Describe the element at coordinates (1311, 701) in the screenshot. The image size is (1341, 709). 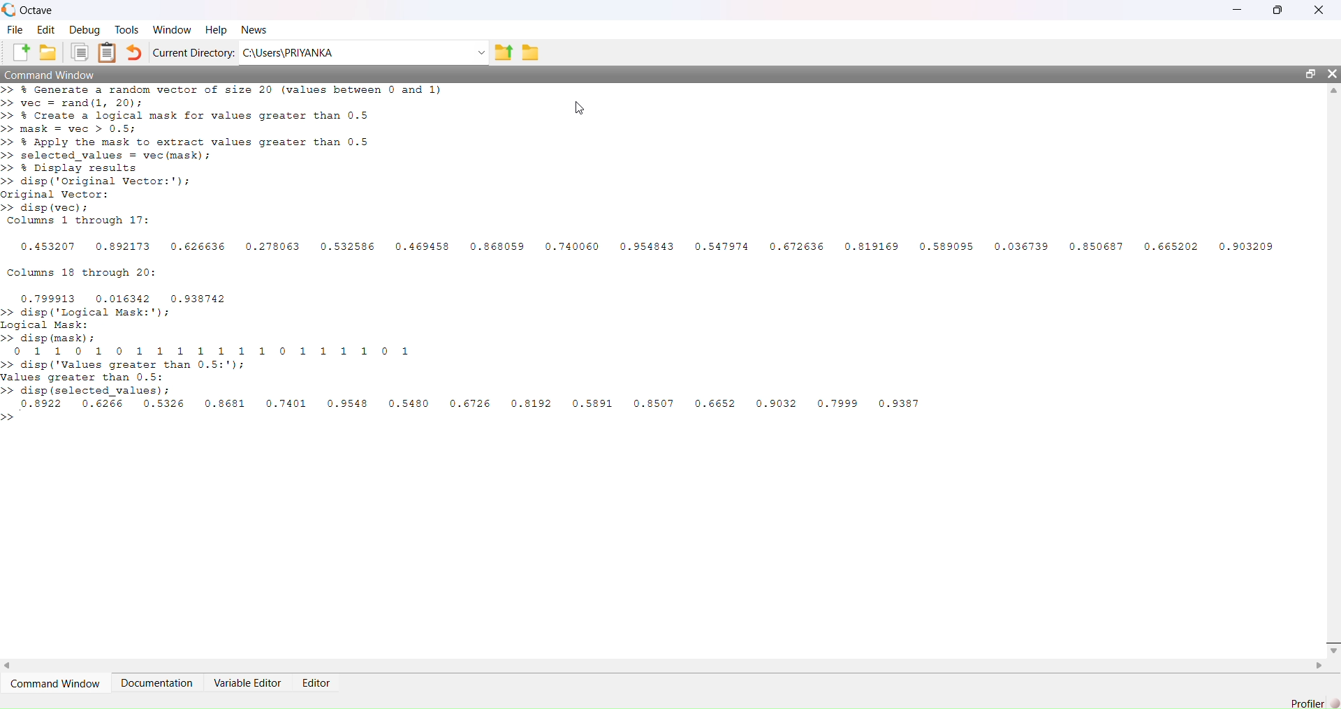
I see `Profiler` at that location.